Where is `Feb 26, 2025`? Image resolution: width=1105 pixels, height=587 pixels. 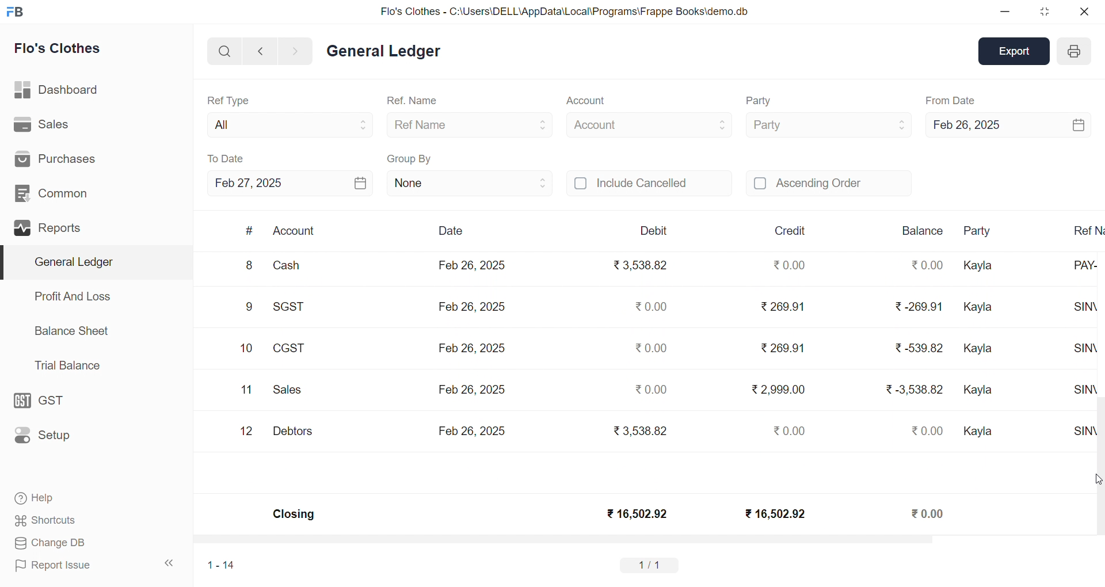
Feb 26, 2025 is located at coordinates (472, 346).